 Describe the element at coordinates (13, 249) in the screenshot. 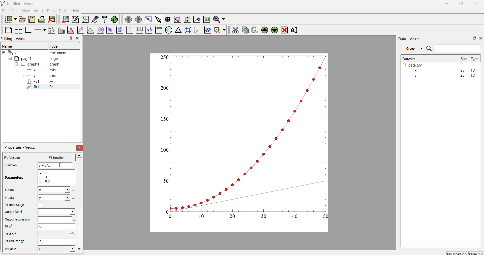

I see `Variable` at that location.